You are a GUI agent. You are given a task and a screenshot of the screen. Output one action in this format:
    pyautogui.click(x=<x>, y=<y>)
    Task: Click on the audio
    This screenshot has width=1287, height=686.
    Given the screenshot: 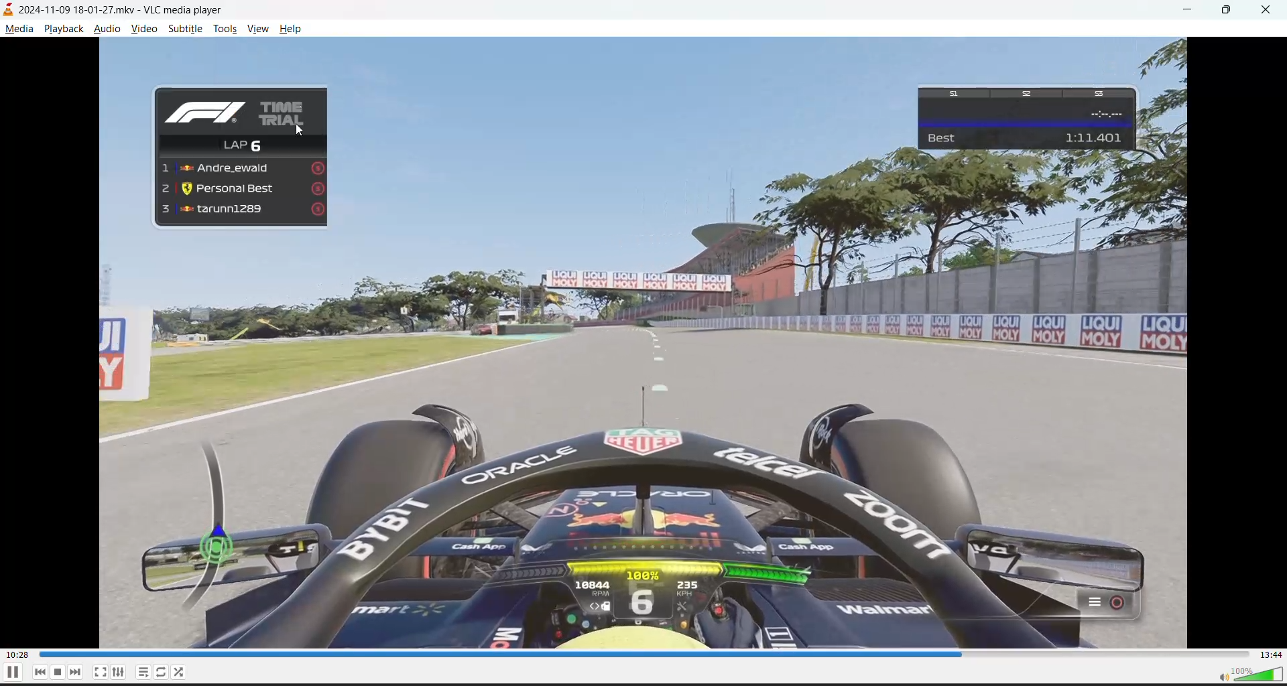 What is the action you would take?
    pyautogui.click(x=109, y=29)
    